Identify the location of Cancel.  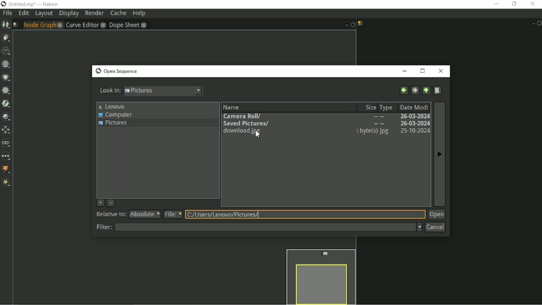
(435, 227).